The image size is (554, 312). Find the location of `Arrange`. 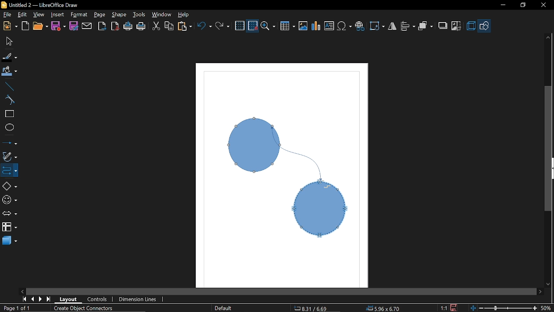

Arrange is located at coordinates (426, 26).